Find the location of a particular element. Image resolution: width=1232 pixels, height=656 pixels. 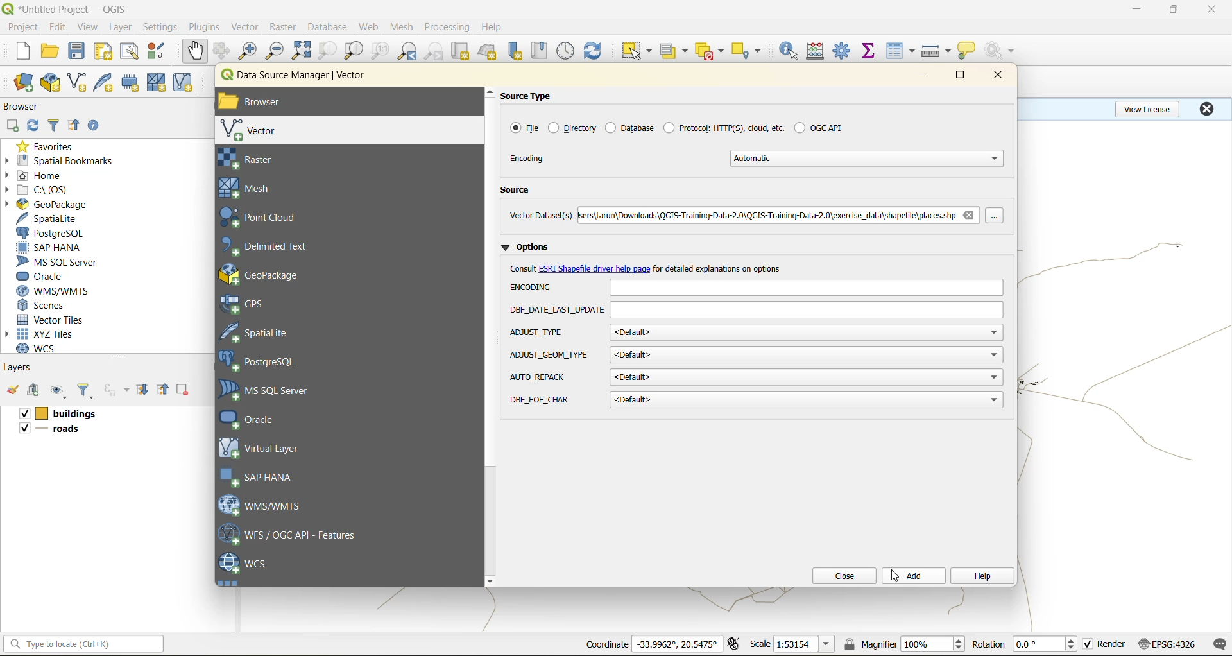

select value is located at coordinates (676, 53).